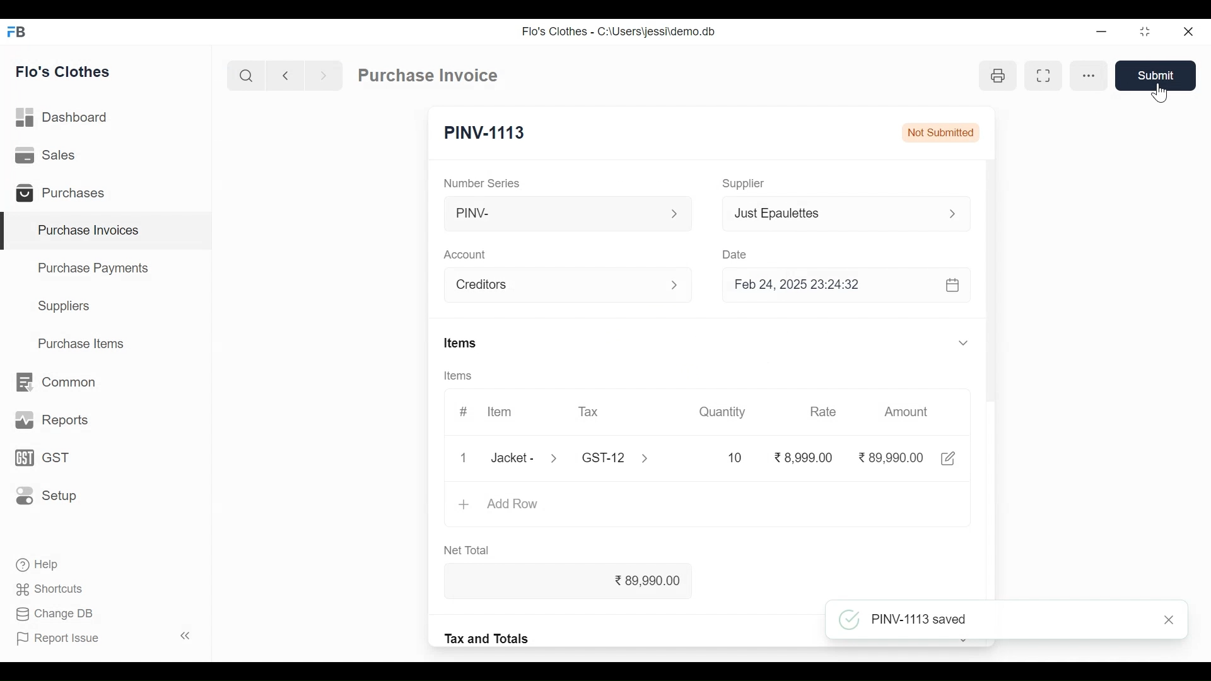  I want to click on Jacket -, so click(513, 457).